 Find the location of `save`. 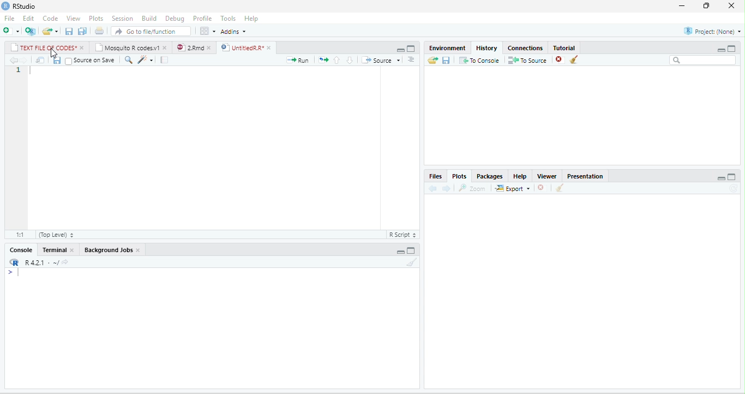

save is located at coordinates (447, 59).